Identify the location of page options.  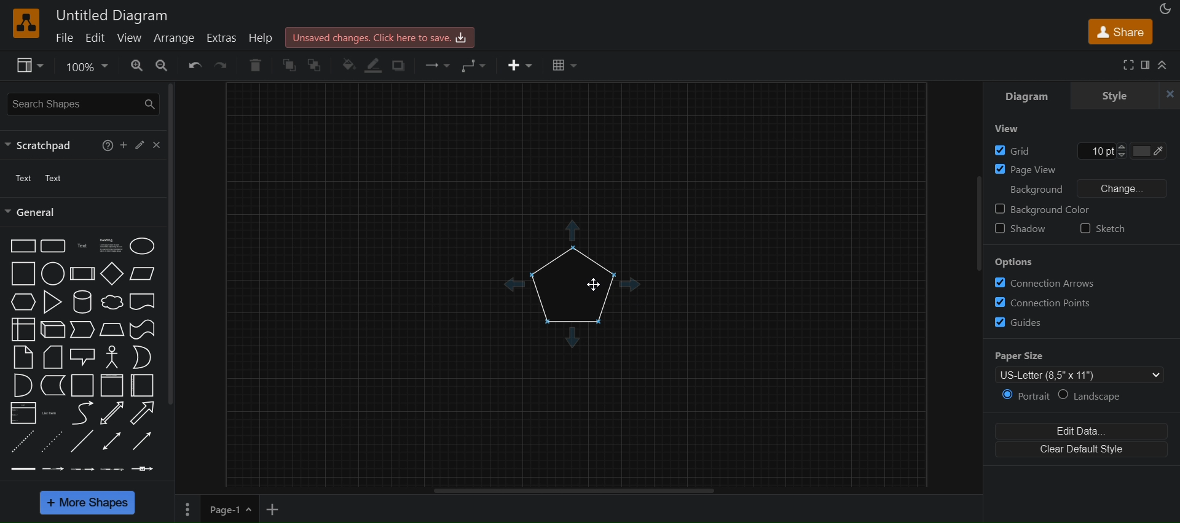
(249, 509).